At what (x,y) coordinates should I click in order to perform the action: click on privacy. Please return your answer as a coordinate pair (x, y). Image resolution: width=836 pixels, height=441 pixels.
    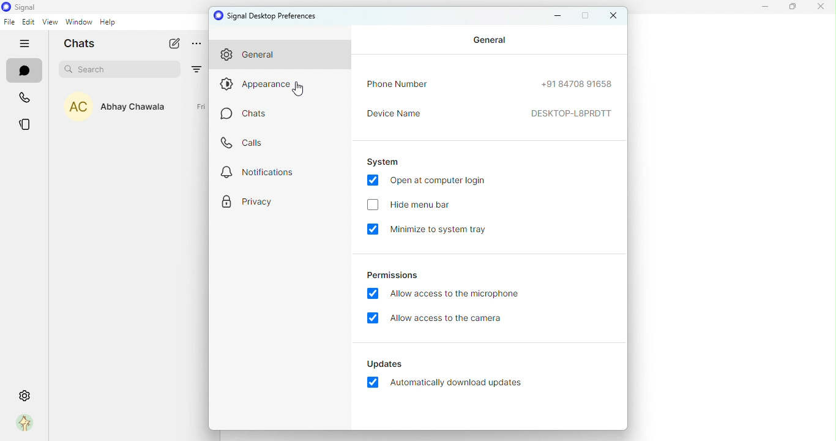
    Looking at the image, I should click on (247, 206).